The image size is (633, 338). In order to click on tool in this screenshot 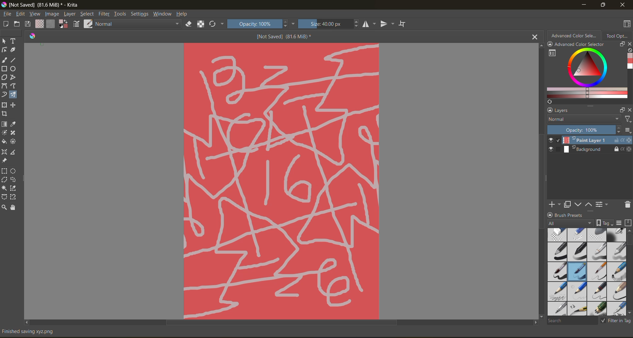, I will do `click(13, 171)`.